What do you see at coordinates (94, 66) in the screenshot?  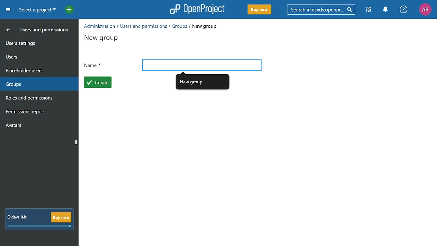 I see `Name *` at bounding box center [94, 66].